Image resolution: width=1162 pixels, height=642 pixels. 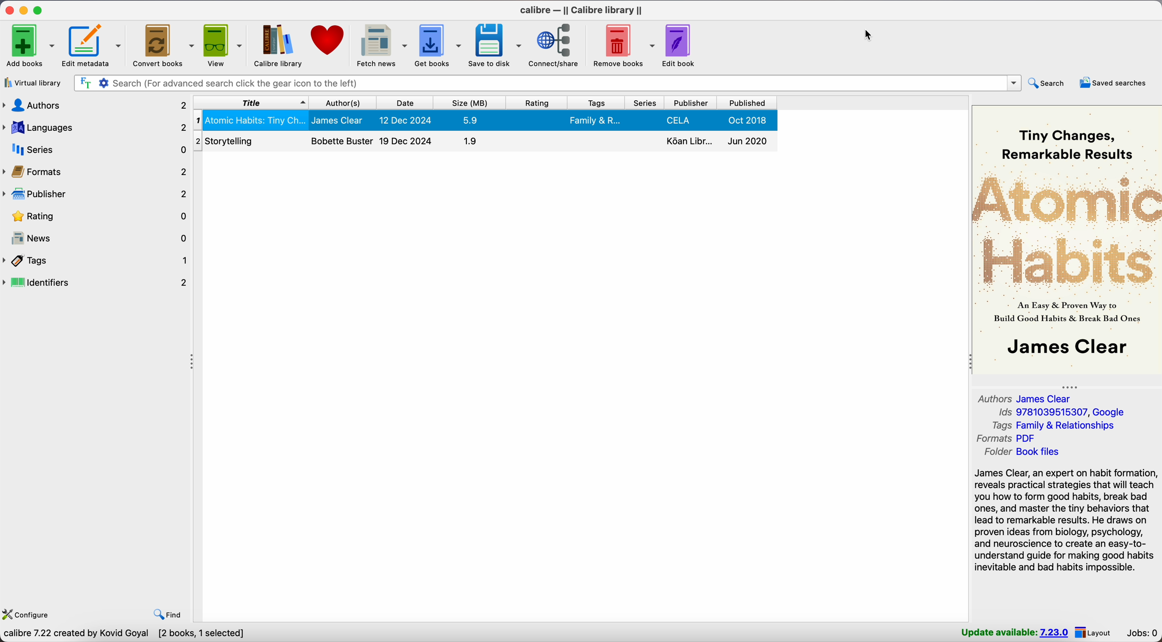 I want to click on configure, so click(x=27, y=613).